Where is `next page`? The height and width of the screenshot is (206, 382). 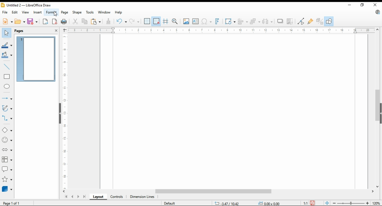
next page is located at coordinates (78, 197).